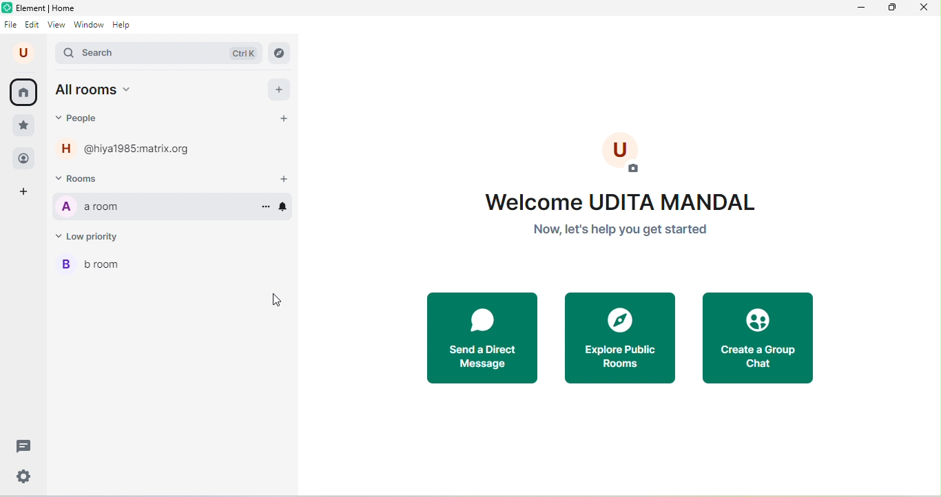 Image resolution: width=941 pixels, height=497 pixels. Describe the element at coordinates (89, 25) in the screenshot. I see `window` at that location.